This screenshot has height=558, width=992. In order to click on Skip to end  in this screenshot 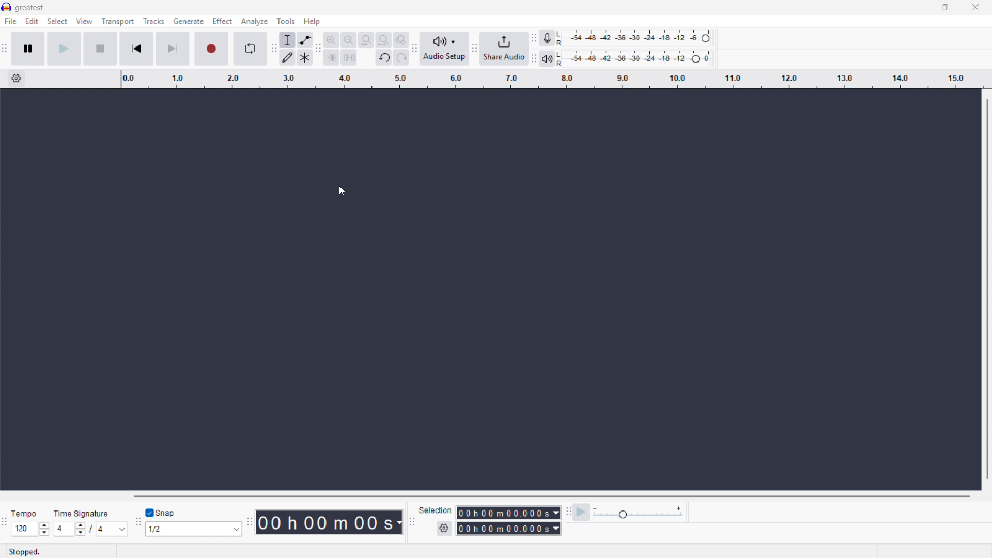, I will do `click(173, 49)`.